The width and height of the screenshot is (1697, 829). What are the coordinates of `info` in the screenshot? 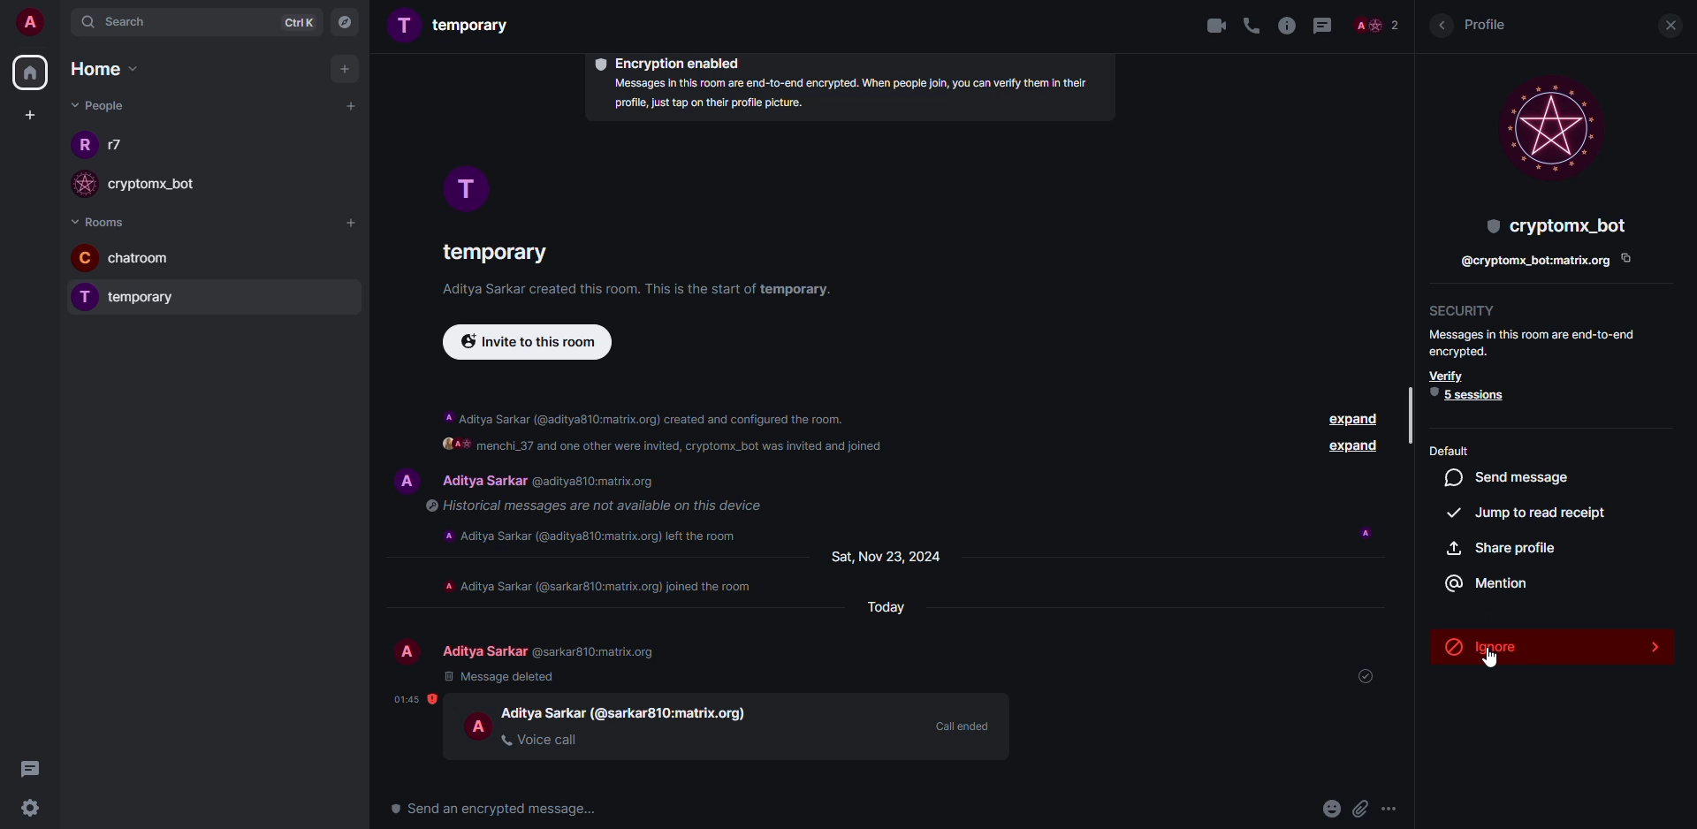 It's located at (1534, 341).